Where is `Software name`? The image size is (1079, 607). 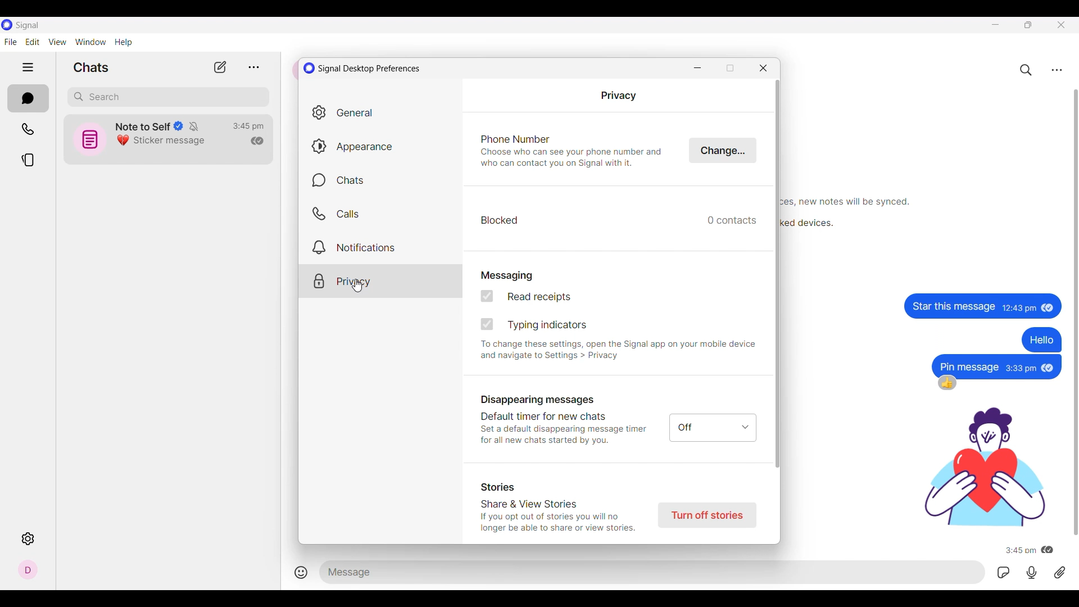
Software name is located at coordinates (27, 26).